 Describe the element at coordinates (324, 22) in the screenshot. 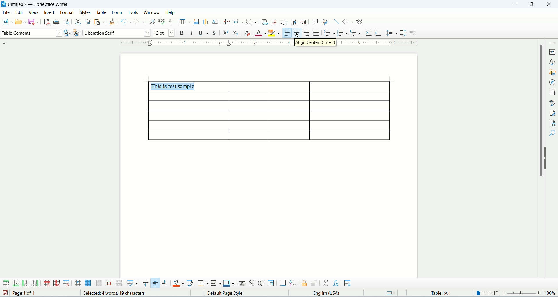

I see `track changes` at that location.